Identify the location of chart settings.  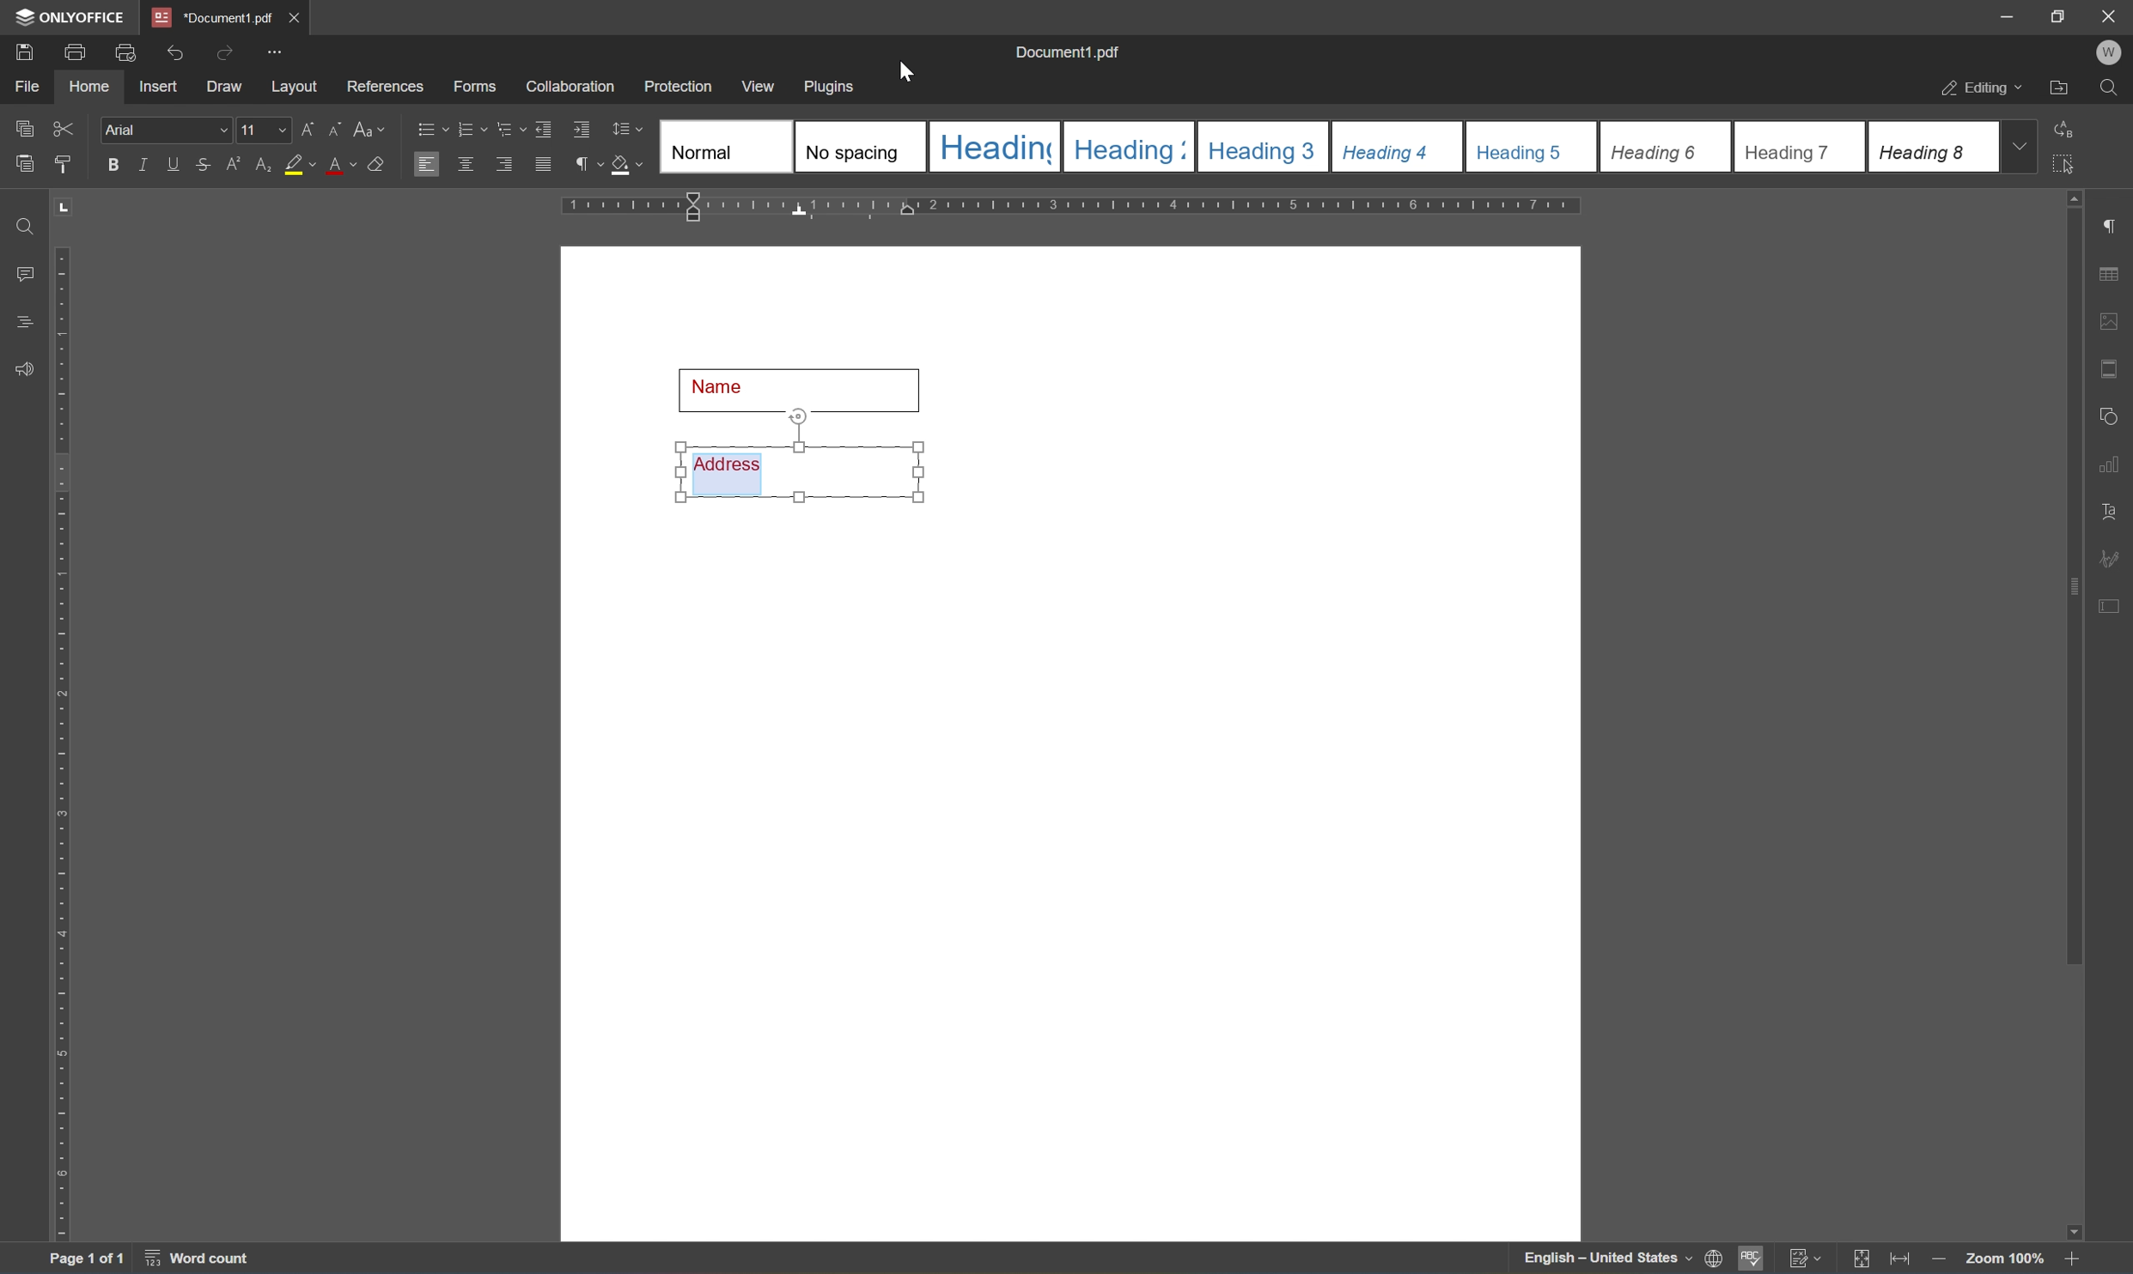
(2113, 465).